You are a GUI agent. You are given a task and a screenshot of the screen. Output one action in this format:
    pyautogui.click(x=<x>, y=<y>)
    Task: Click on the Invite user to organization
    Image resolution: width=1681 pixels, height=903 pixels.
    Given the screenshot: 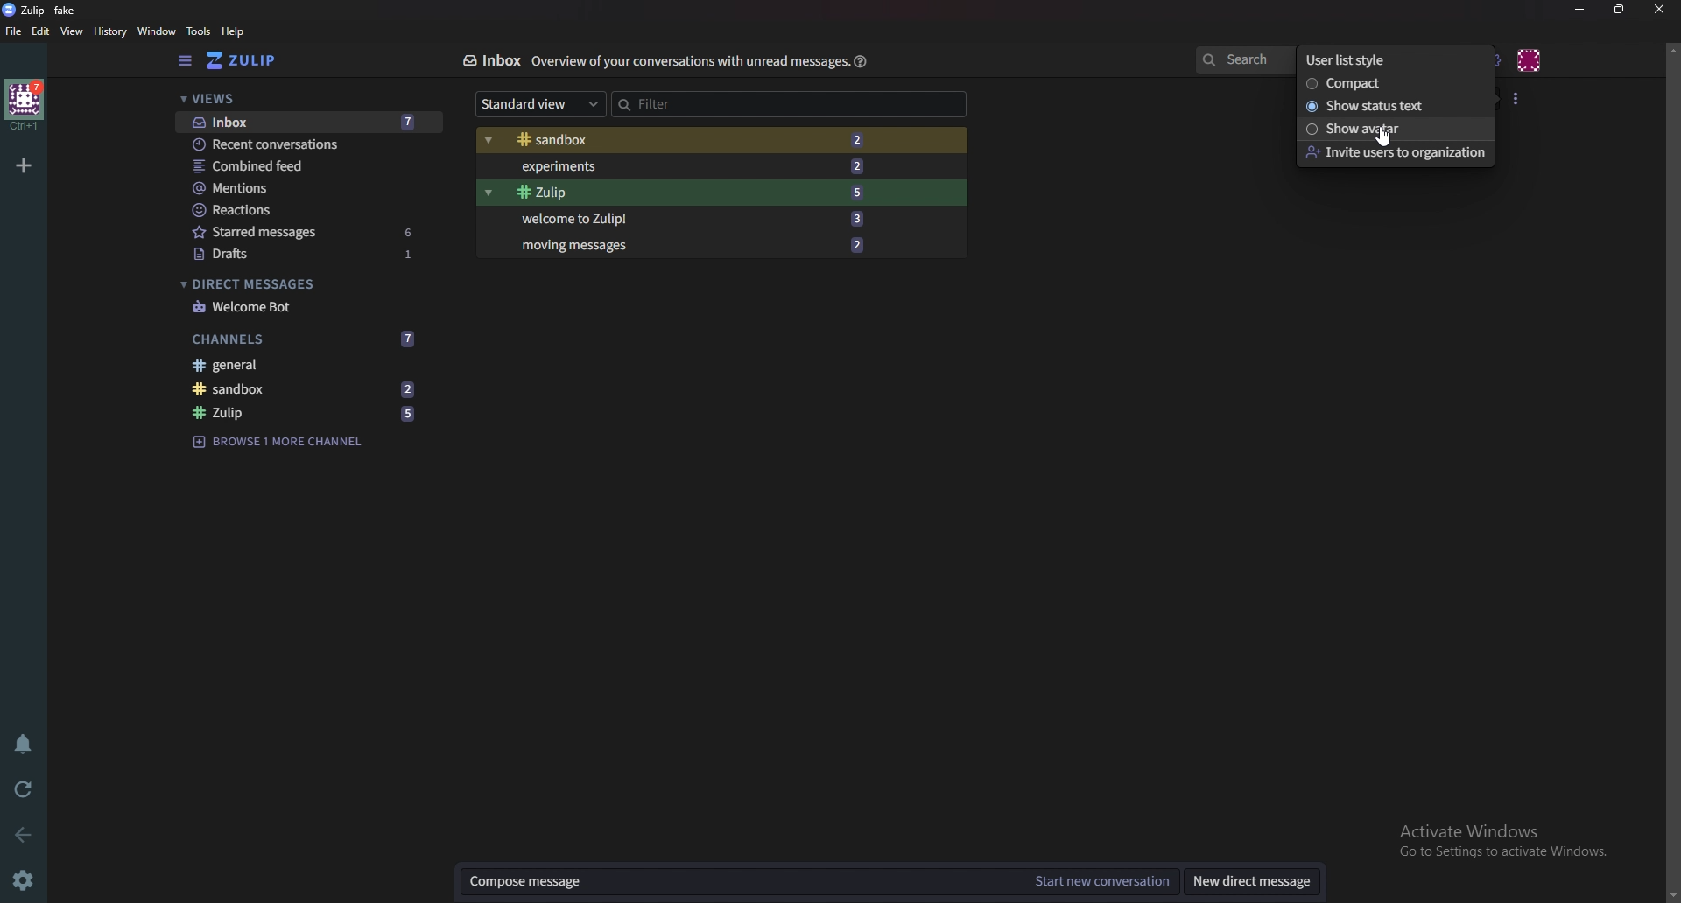 What is the action you would take?
    pyautogui.click(x=1396, y=153)
    